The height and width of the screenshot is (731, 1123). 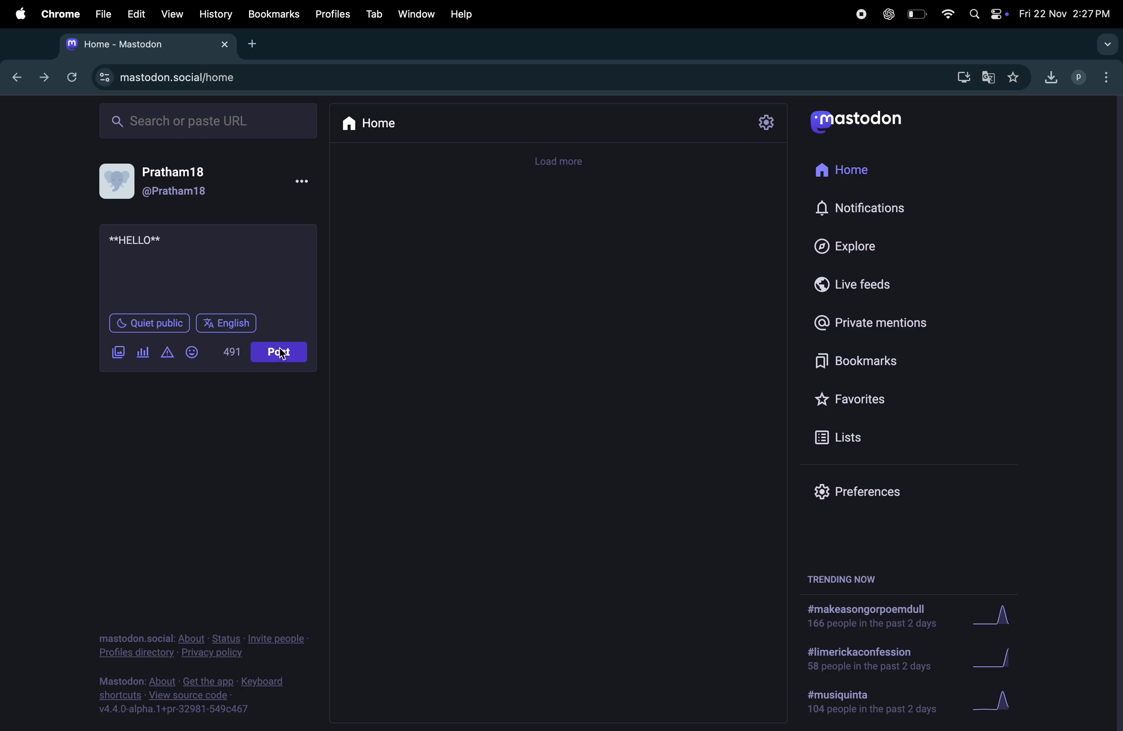 What do you see at coordinates (862, 122) in the screenshot?
I see `mastodon` at bounding box center [862, 122].